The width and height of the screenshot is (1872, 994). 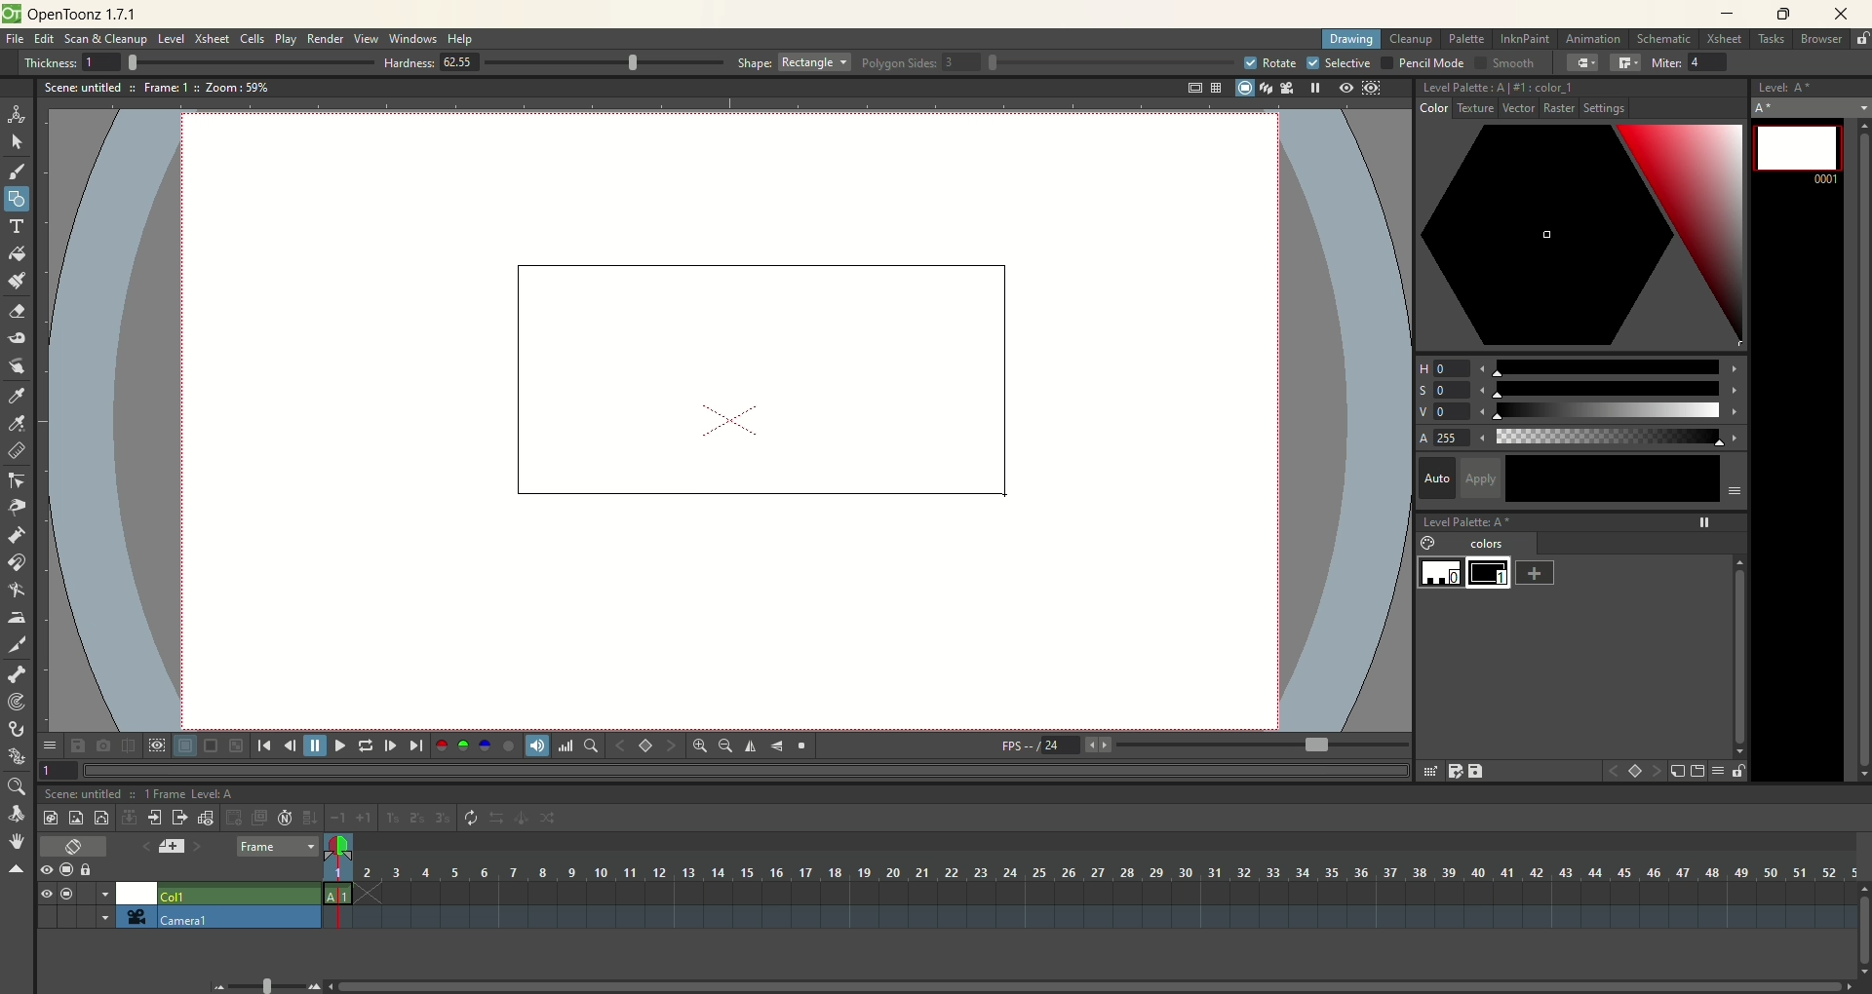 What do you see at coordinates (156, 745) in the screenshot?
I see `define sub-camera` at bounding box center [156, 745].